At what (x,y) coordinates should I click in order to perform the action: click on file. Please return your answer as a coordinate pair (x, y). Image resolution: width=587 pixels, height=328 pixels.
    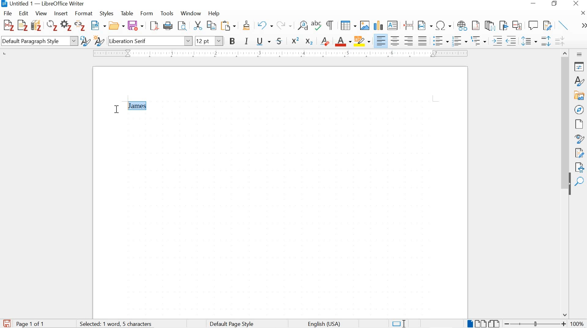
    Looking at the image, I should click on (8, 14).